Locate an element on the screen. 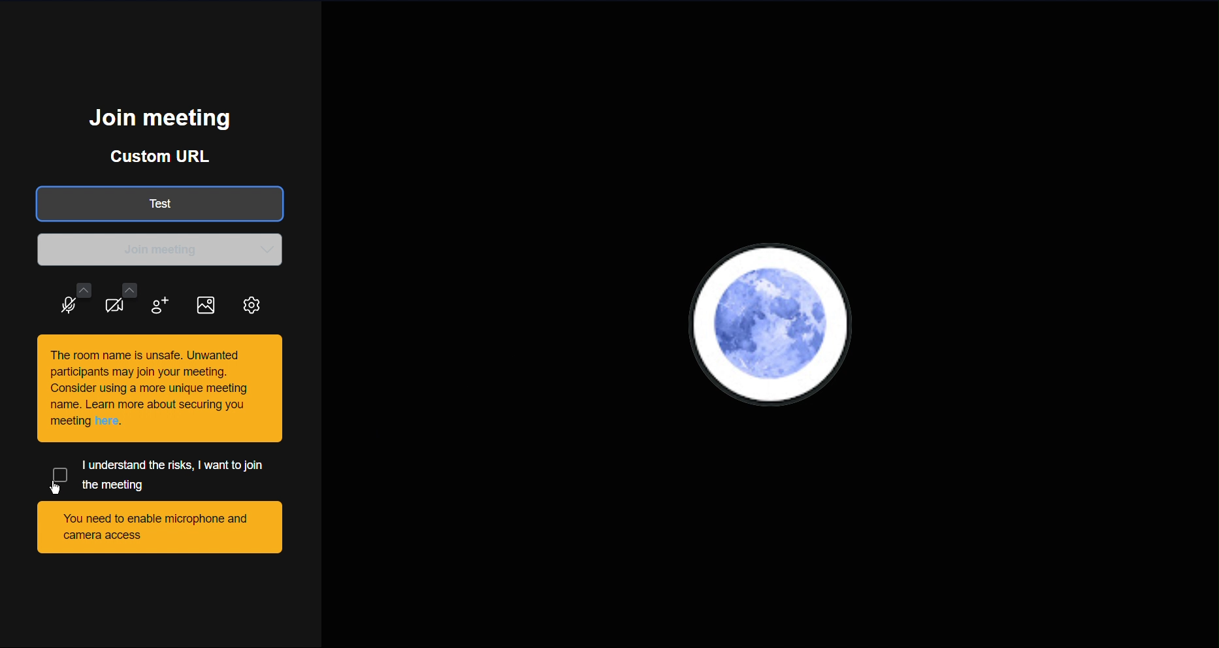  Test is located at coordinates (161, 204).